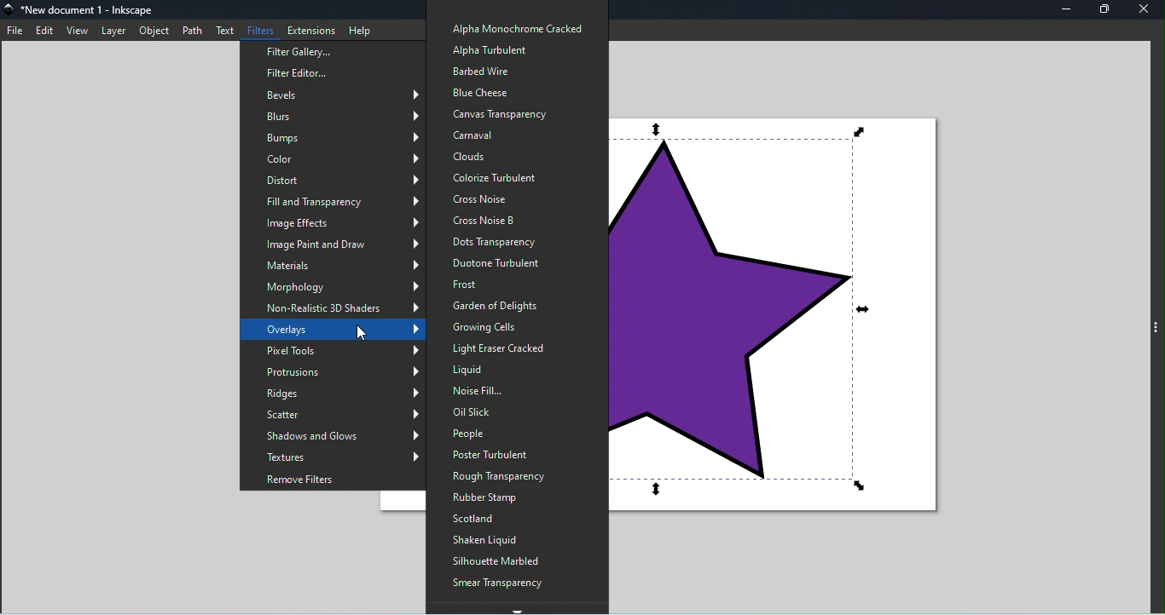 This screenshot has width=1165, height=615. I want to click on Carnaval, so click(509, 135).